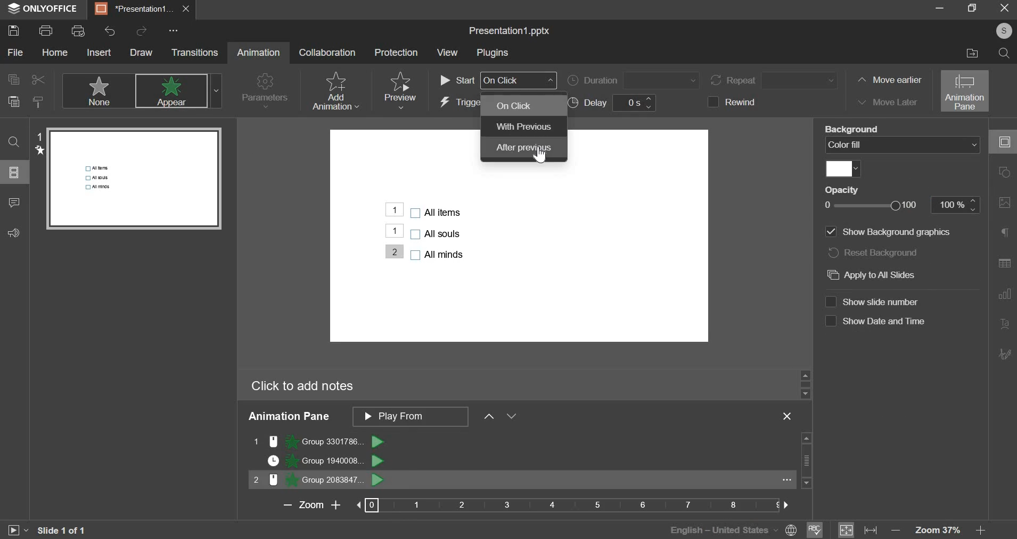 The image size is (1017, 539). What do you see at coordinates (265, 92) in the screenshot?
I see `parameters` at bounding box center [265, 92].